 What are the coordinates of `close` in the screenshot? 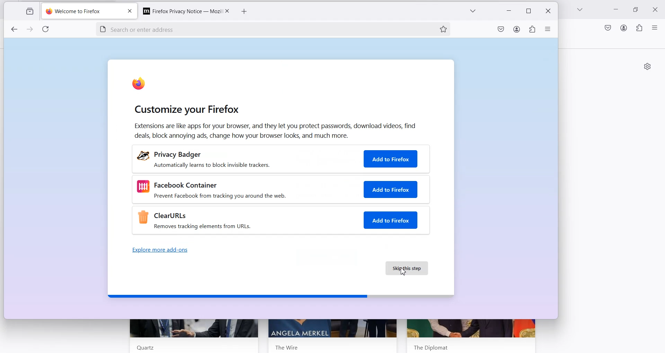 It's located at (547, 11).